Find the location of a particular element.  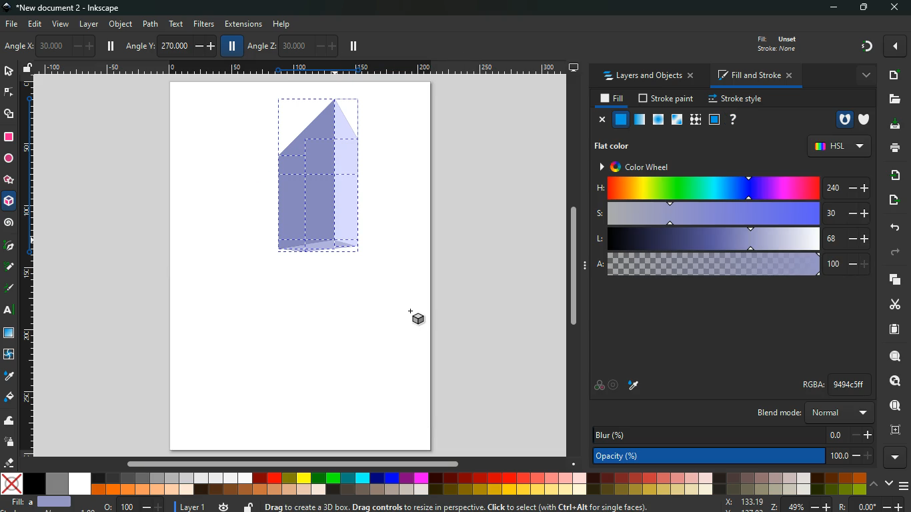

window is located at coordinates (10, 333).